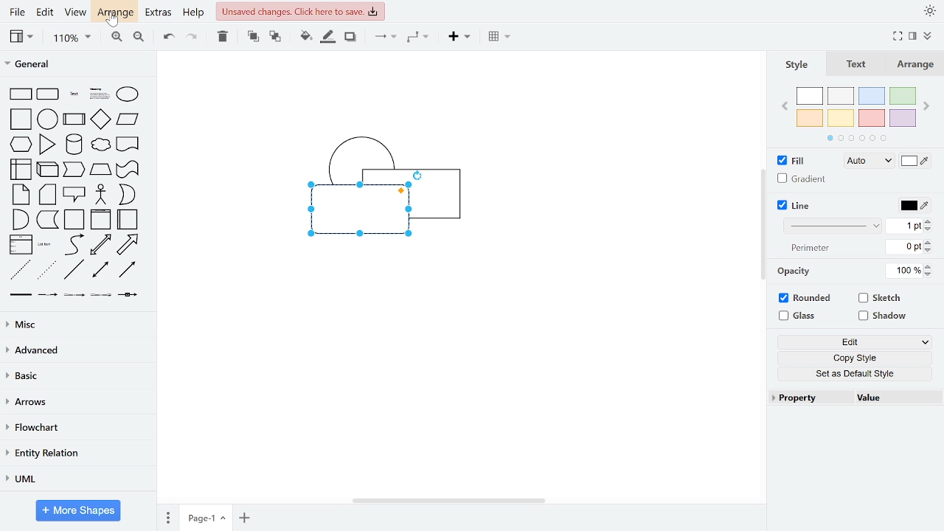 The width and height of the screenshot is (944, 531). What do you see at coordinates (926, 105) in the screenshot?
I see `next` at bounding box center [926, 105].